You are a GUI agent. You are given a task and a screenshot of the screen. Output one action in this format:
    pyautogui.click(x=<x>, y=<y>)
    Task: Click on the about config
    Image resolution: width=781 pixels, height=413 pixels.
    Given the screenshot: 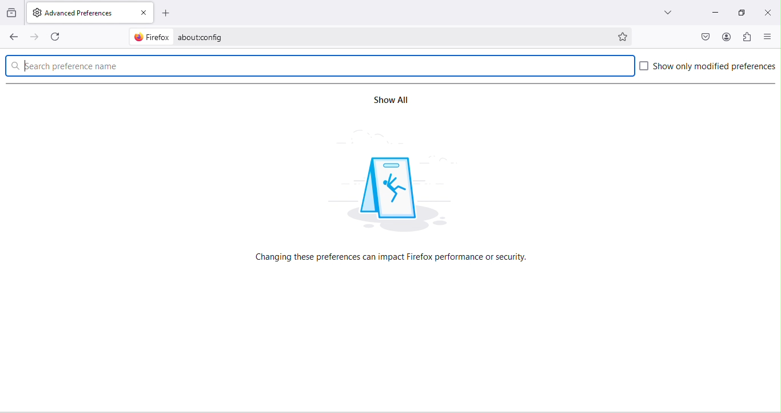 What is the action you would take?
    pyautogui.click(x=364, y=37)
    